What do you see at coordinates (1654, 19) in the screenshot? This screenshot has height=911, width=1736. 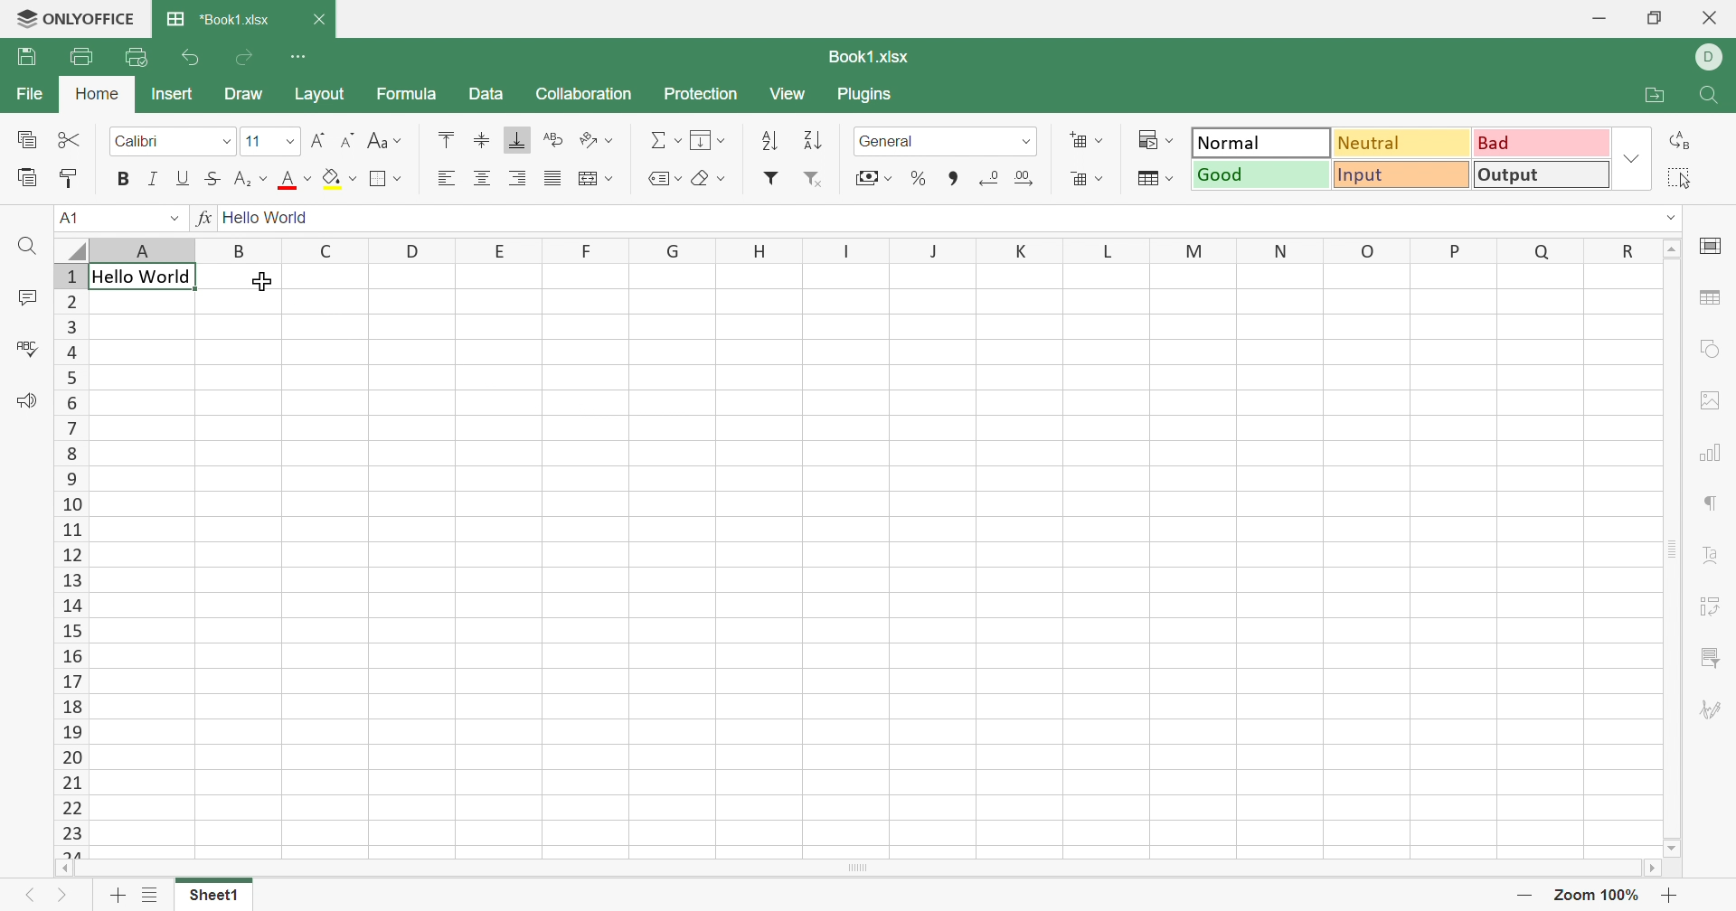 I see `Restore down` at bounding box center [1654, 19].